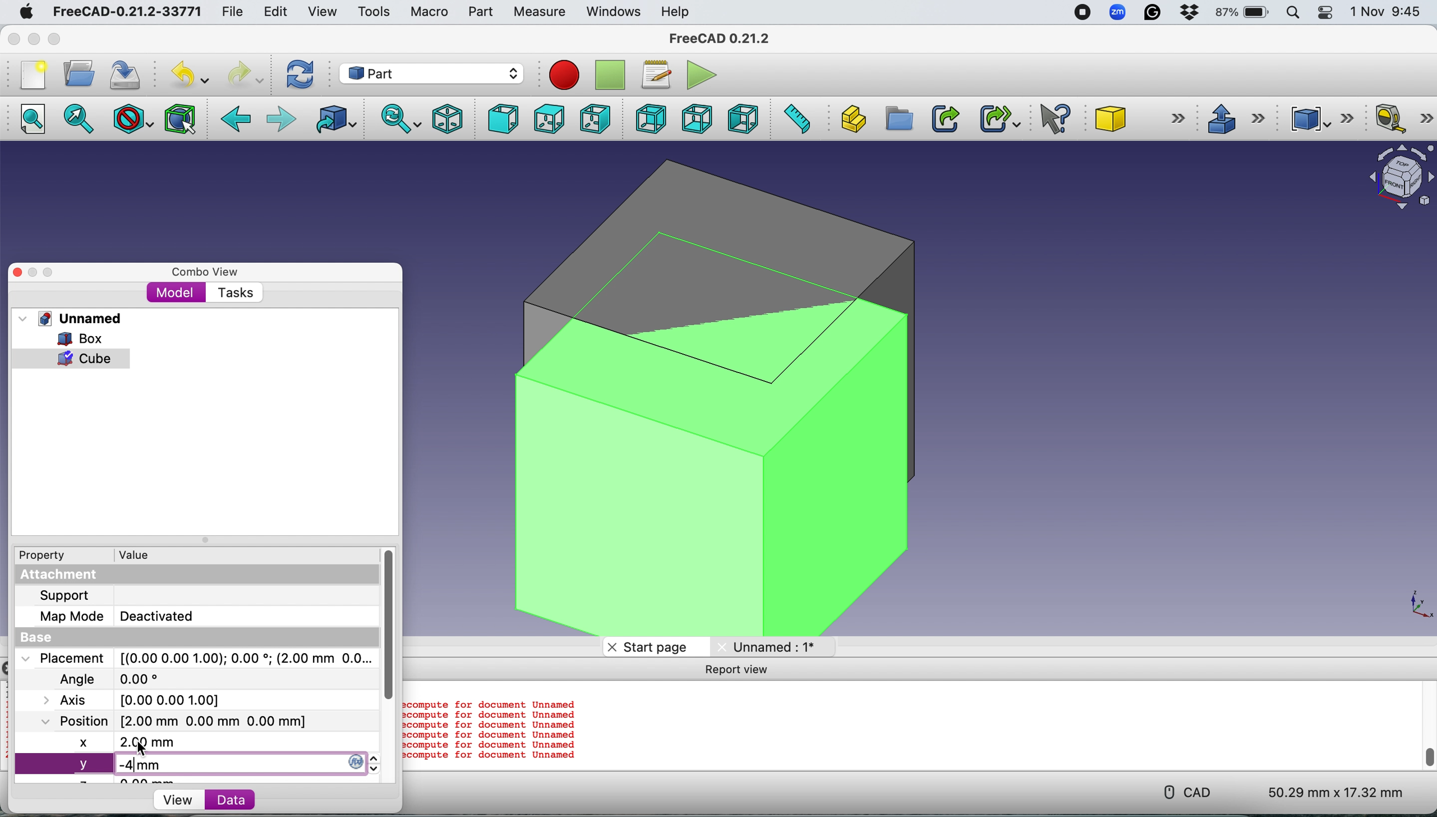 This screenshot has width=1437, height=817. I want to click on Measure distance, so click(795, 117).